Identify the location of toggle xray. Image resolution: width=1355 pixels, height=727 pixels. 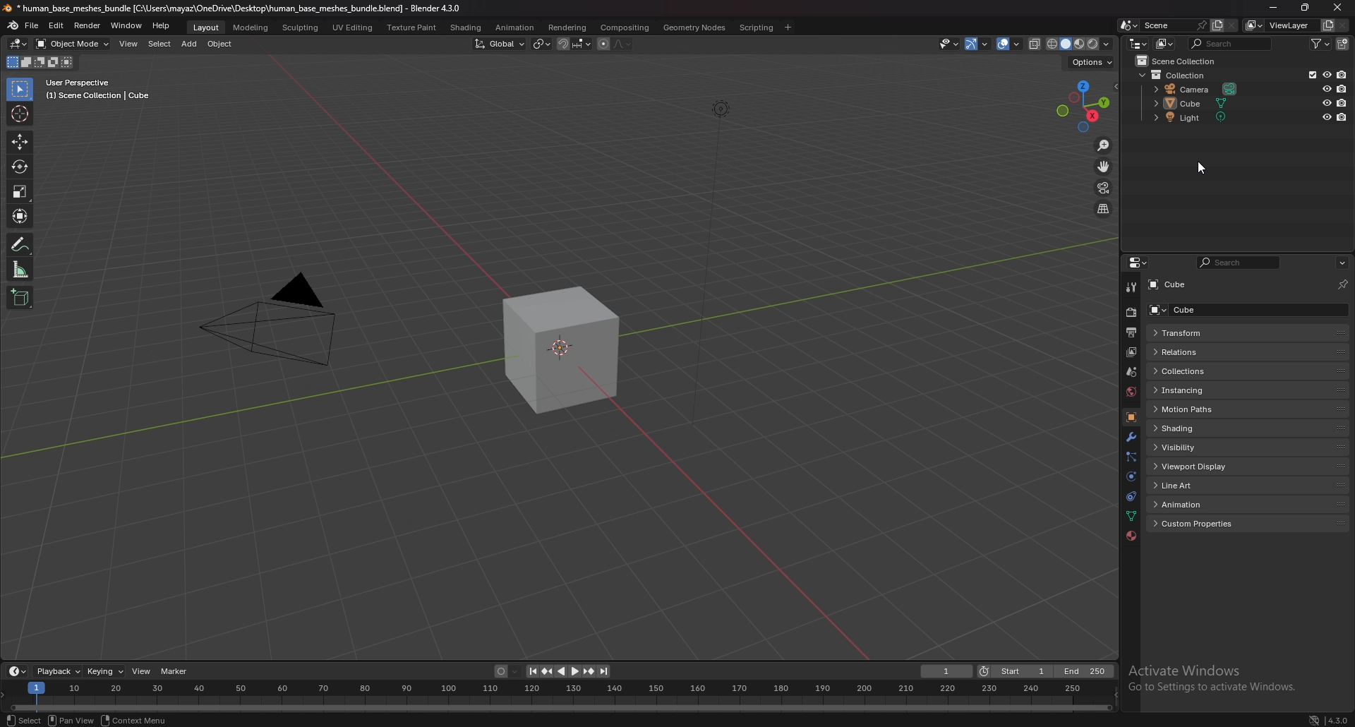
(1035, 44).